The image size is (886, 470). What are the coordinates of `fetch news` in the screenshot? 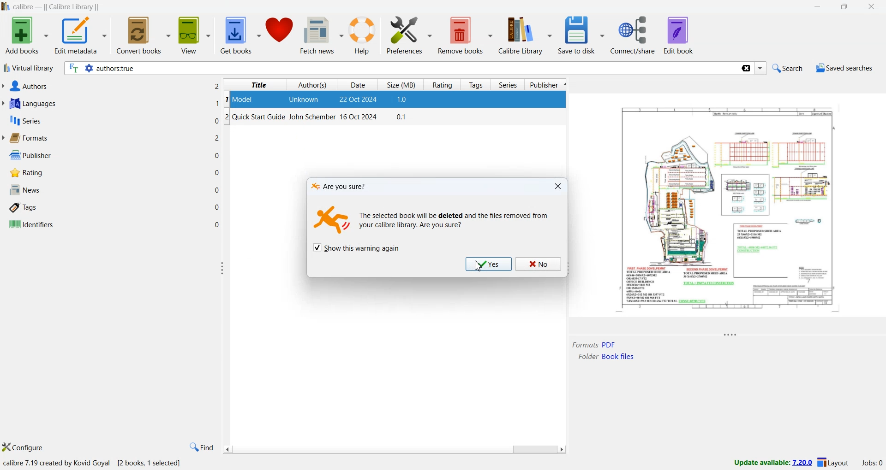 It's located at (323, 37).